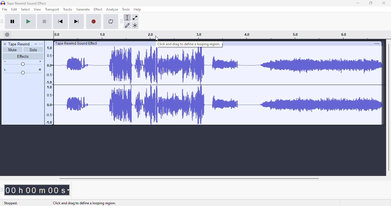 The height and width of the screenshot is (206, 391). What do you see at coordinates (3, 3) in the screenshot?
I see `logo` at bounding box center [3, 3].